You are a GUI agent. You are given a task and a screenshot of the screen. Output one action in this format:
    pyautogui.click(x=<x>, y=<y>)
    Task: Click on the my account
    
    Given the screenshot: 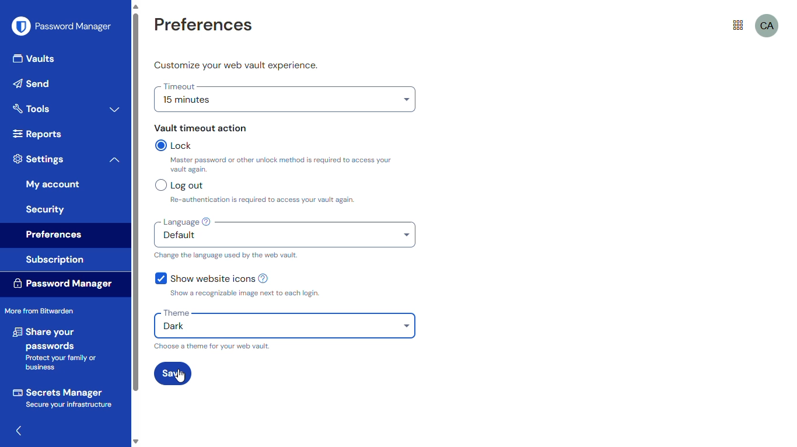 What is the action you would take?
    pyautogui.click(x=53, y=184)
    